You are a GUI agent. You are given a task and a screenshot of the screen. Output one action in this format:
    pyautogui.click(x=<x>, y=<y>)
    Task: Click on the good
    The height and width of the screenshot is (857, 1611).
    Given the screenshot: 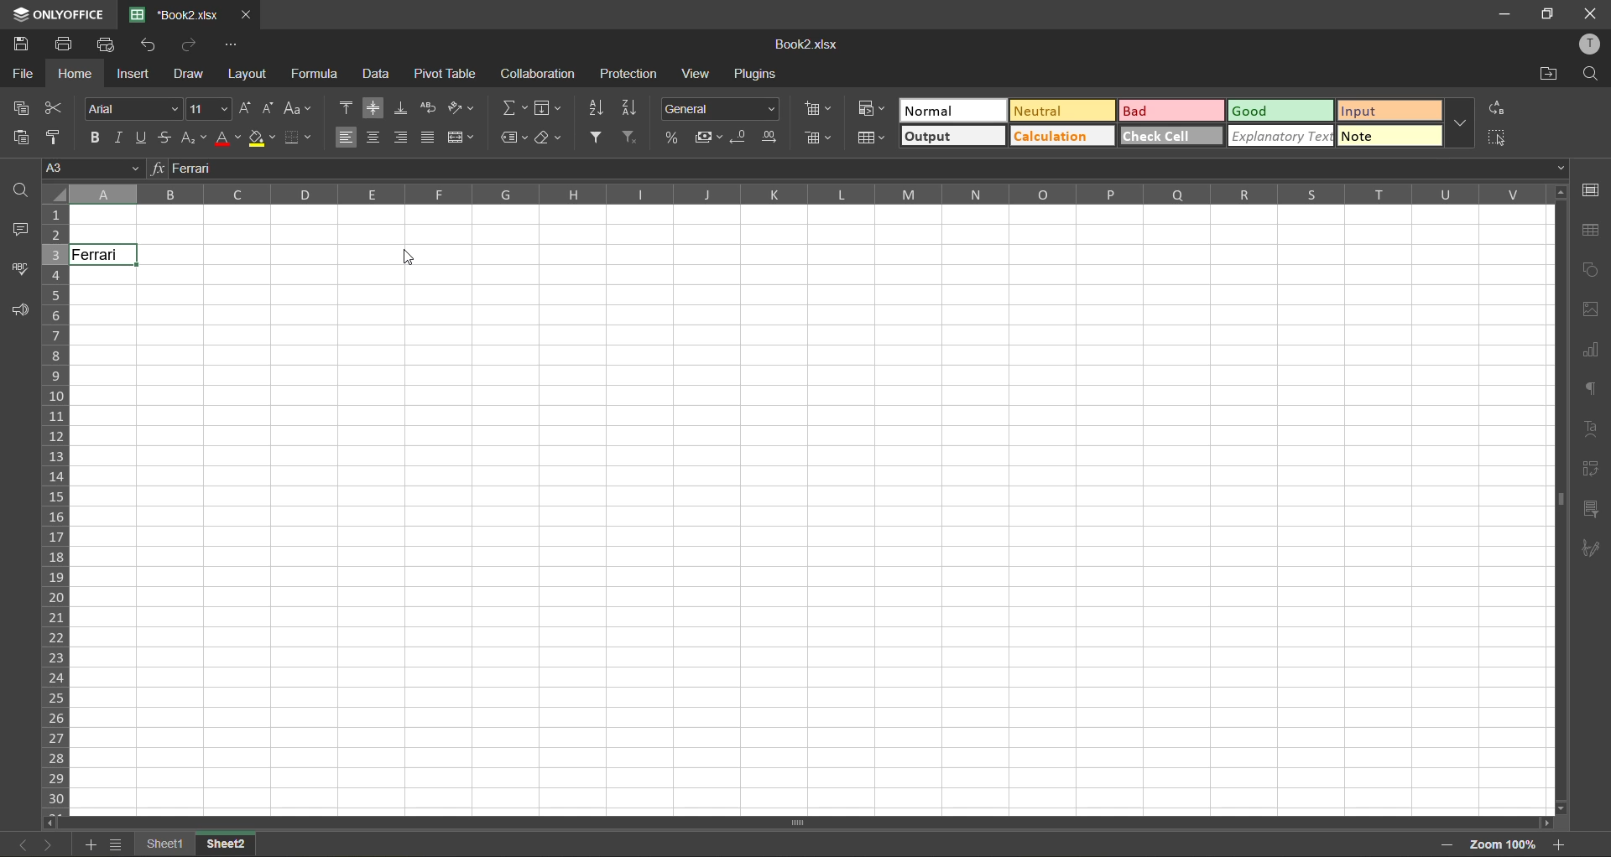 What is the action you would take?
    pyautogui.click(x=1281, y=112)
    